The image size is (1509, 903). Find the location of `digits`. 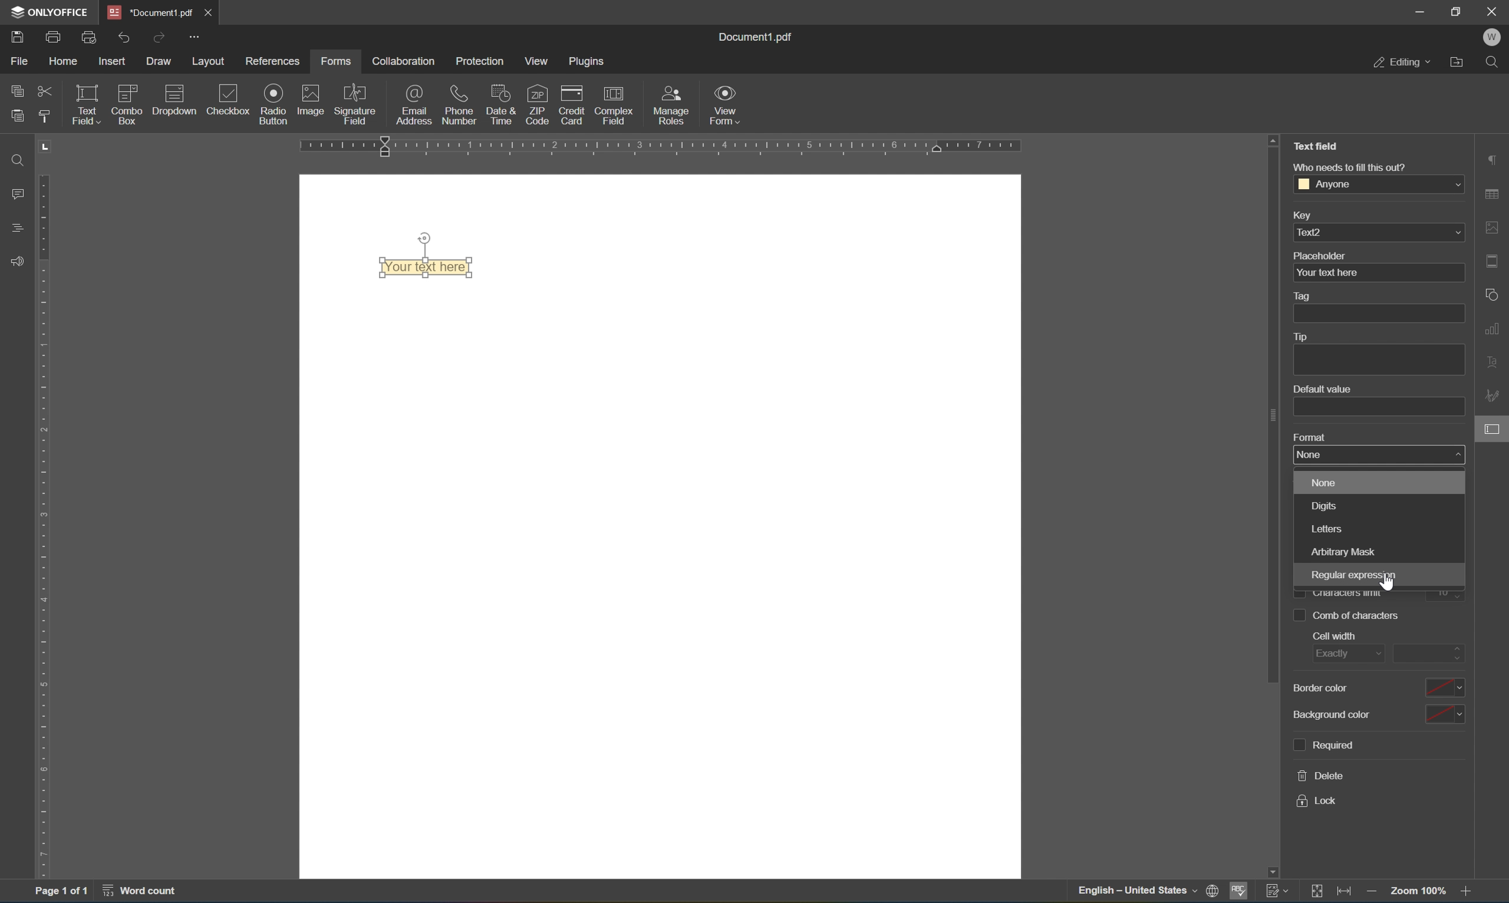

digits is located at coordinates (1327, 506).